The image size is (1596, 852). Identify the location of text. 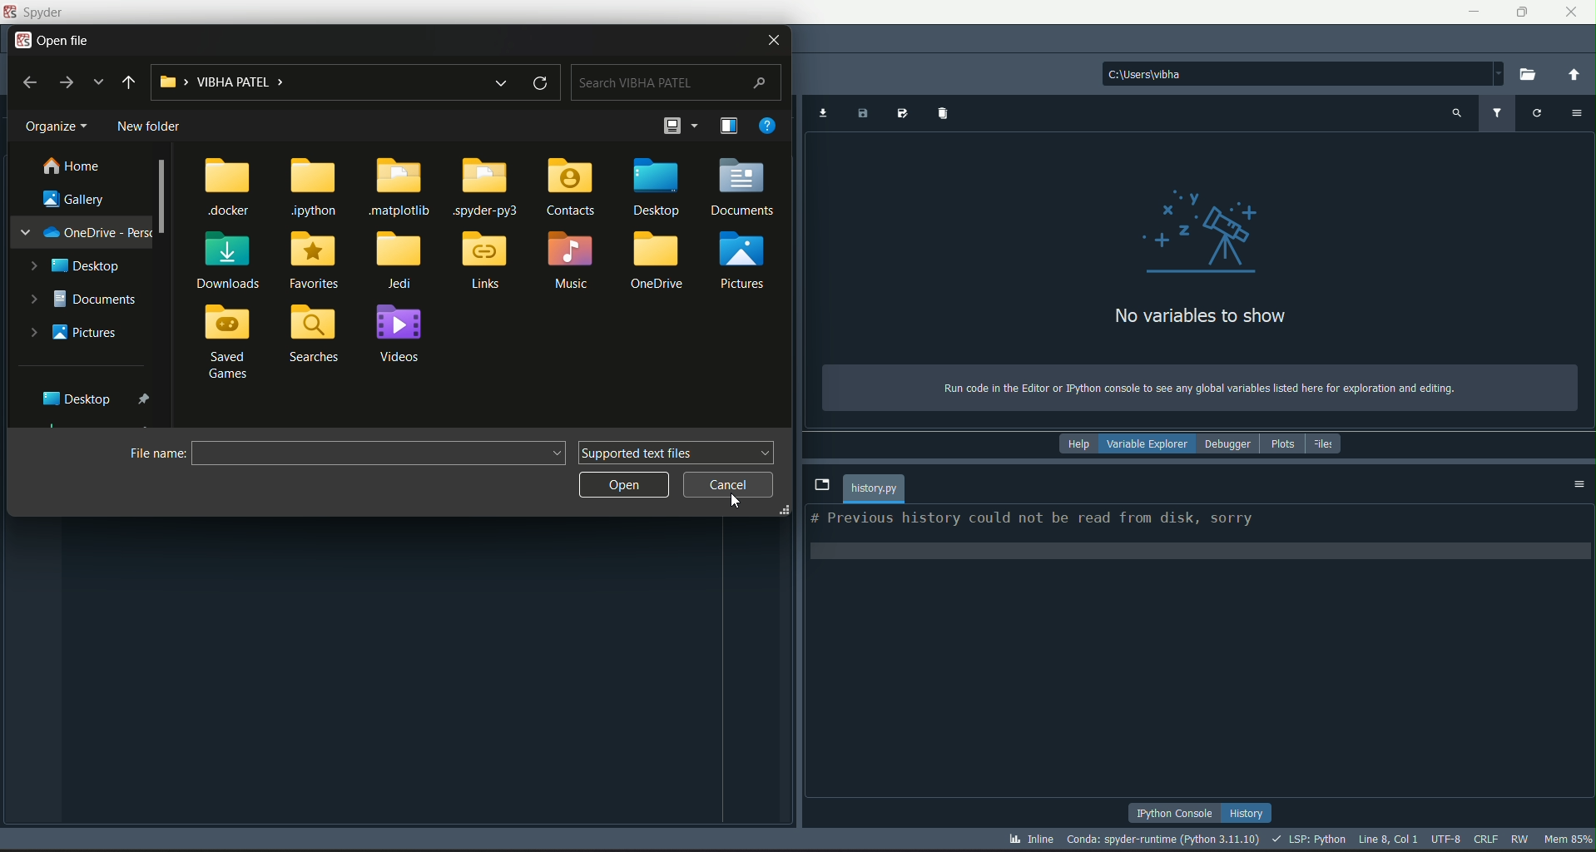
(1190, 388).